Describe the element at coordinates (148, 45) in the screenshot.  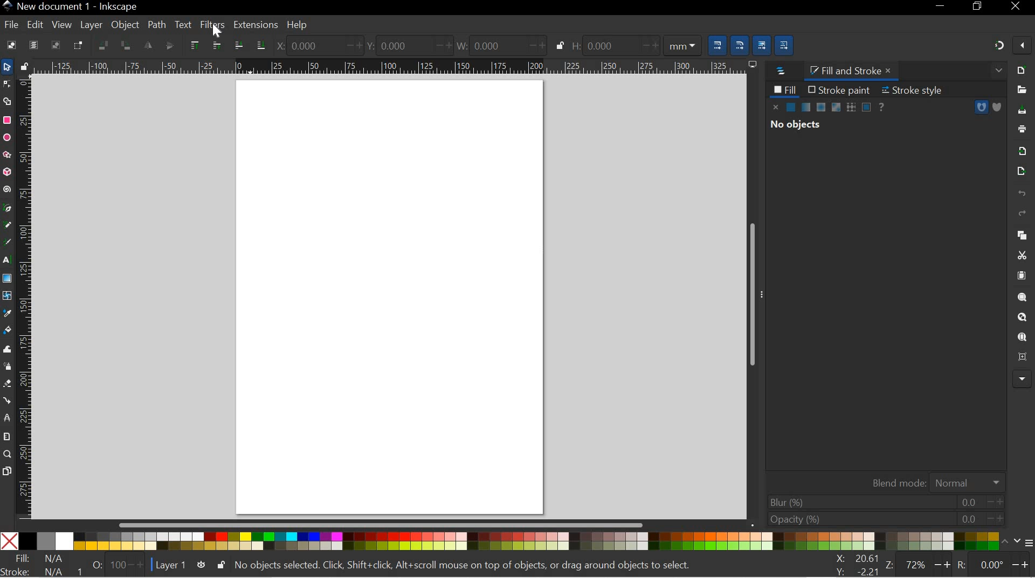
I see `OBJECT FLIP HORIZONTAL` at that location.